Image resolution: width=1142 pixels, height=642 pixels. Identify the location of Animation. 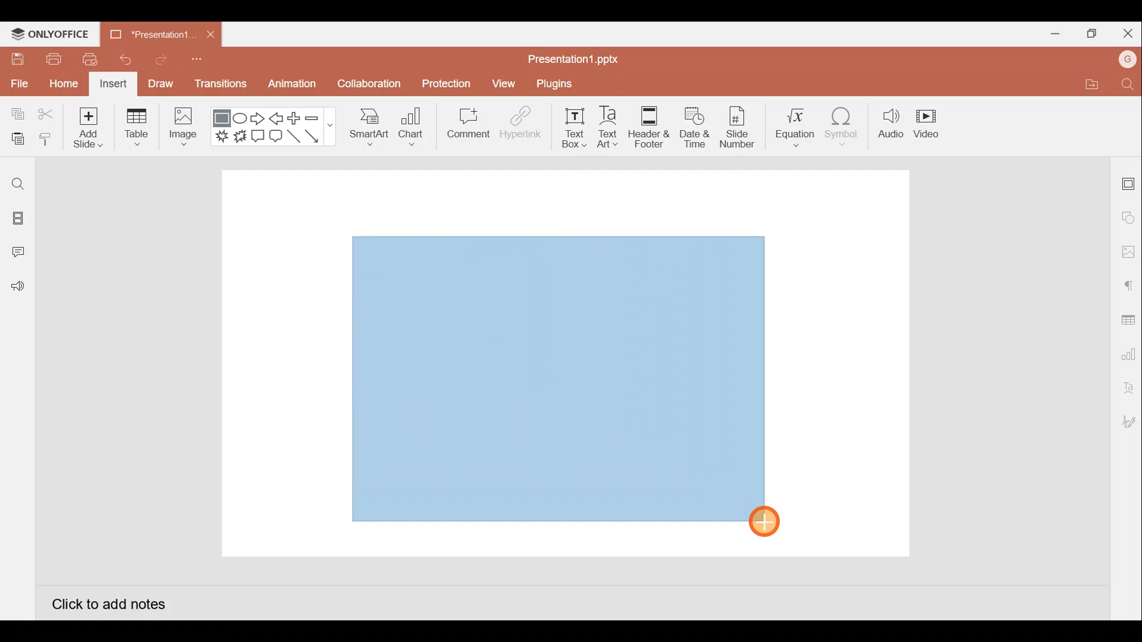
(293, 87).